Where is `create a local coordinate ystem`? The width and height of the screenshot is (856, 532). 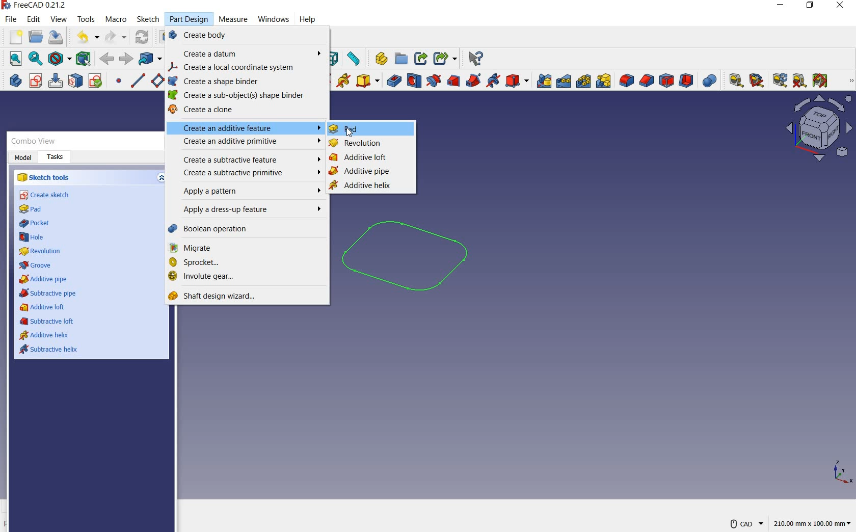
create a local coordinate ystem is located at coordinates (247, 68).